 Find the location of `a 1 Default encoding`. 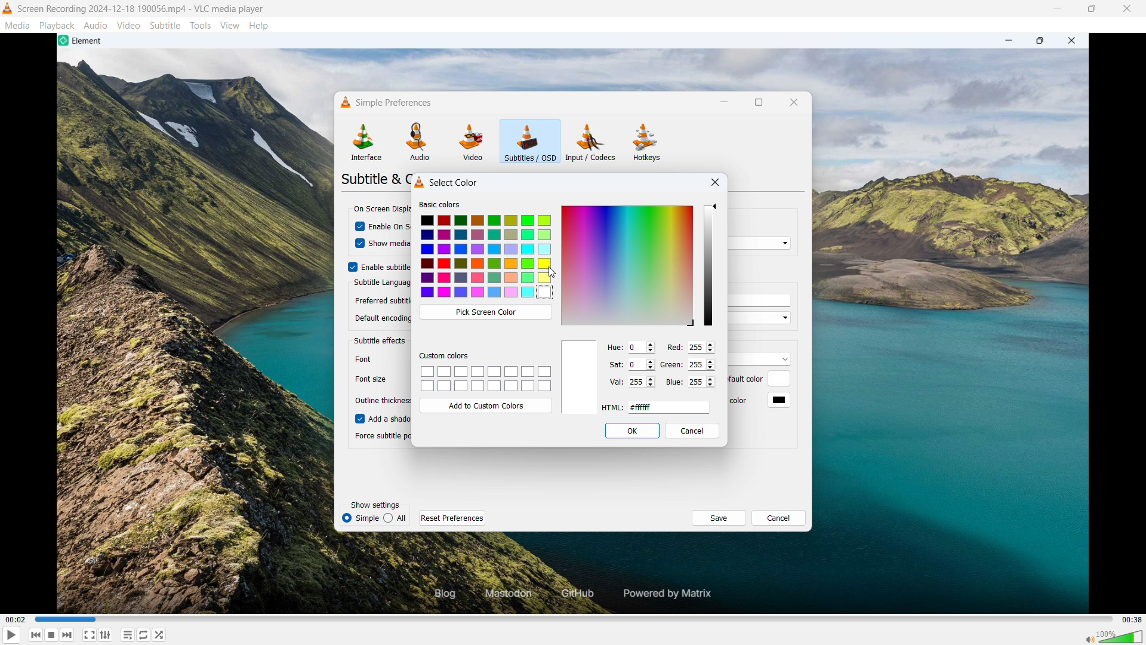

a 1 Default encoding is located at coordinates (380, 319).